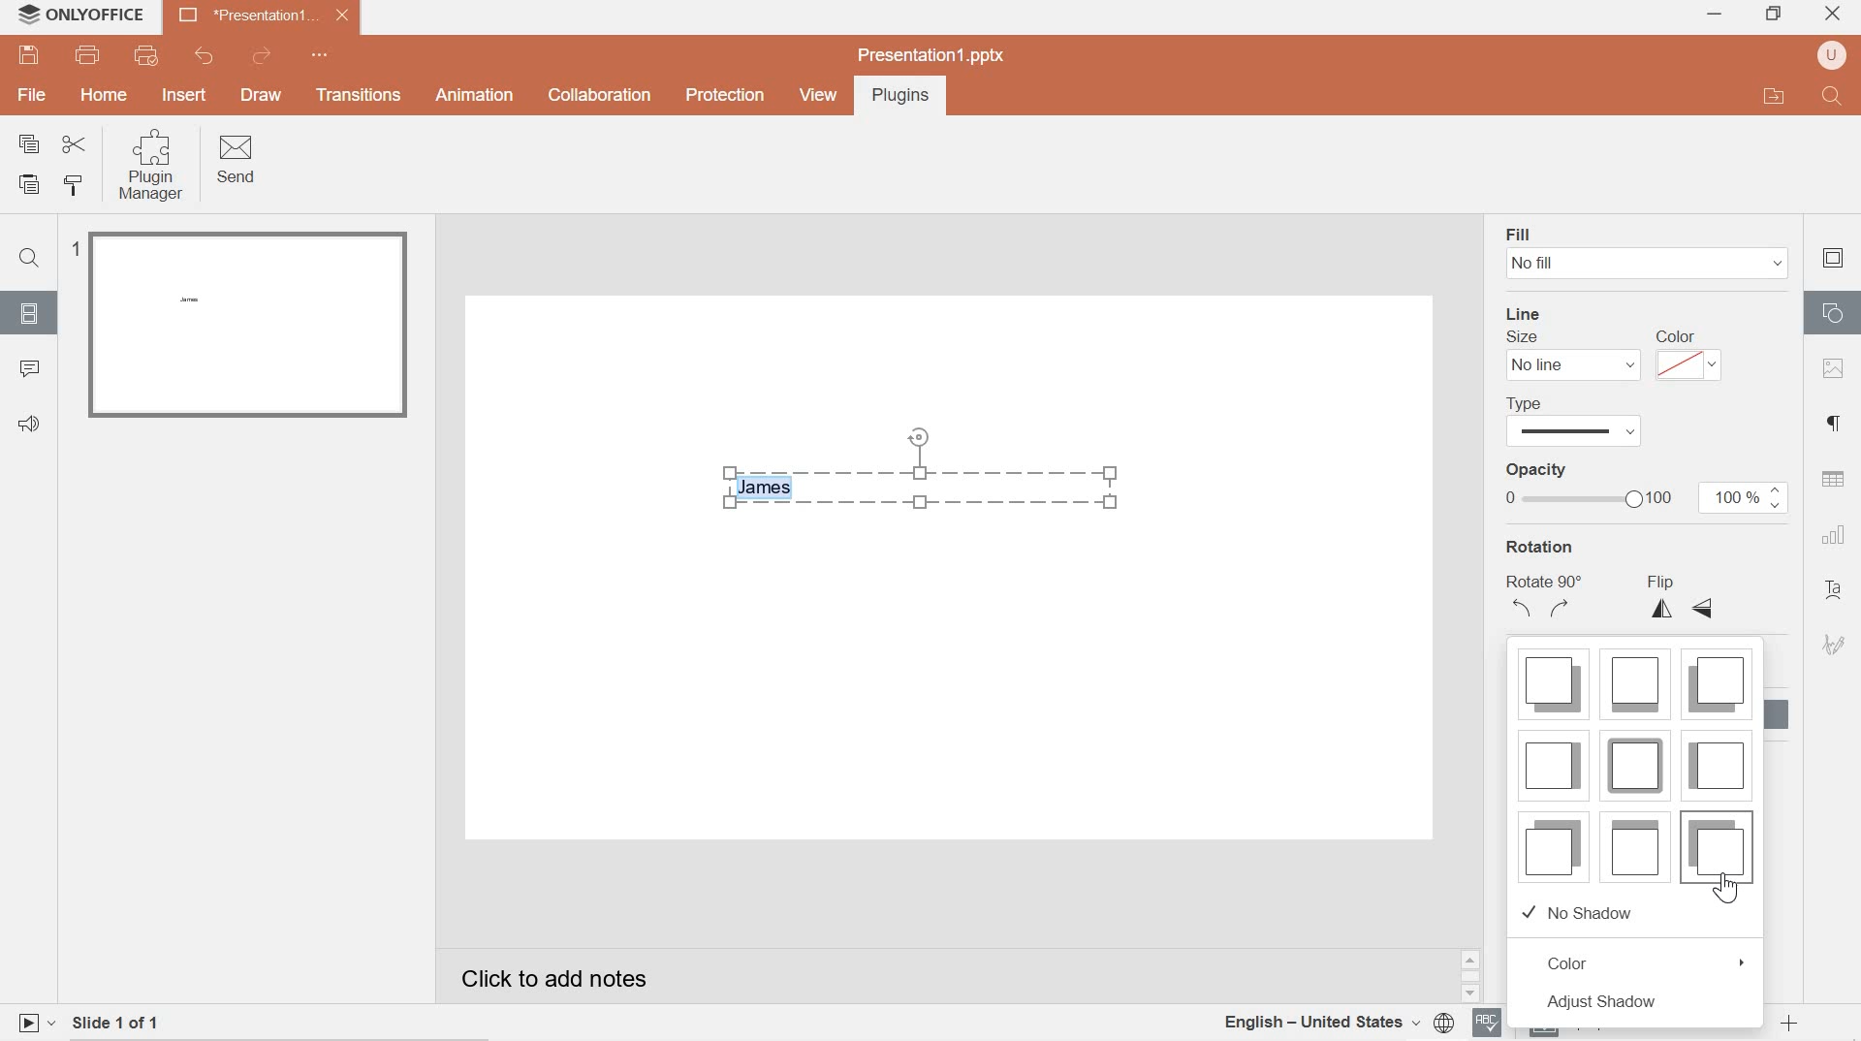 The height and width of the screenshot is (1041, 1861). I want to click on Find, so click(33, 260).